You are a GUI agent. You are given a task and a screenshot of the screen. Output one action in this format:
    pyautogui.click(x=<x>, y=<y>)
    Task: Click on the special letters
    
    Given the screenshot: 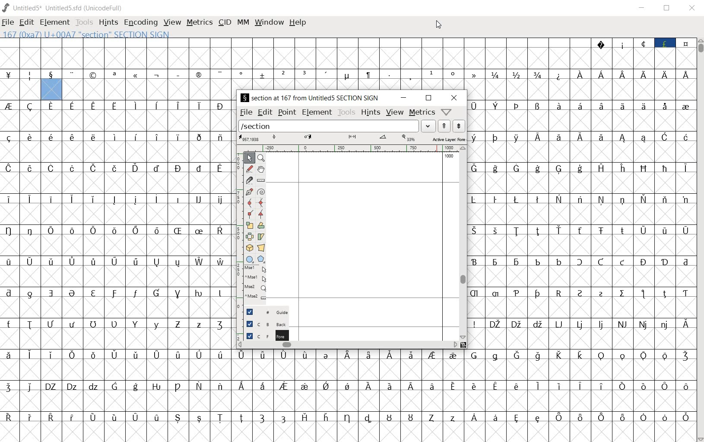 What is the action you would take?
    pyautogui.click(x=581, y=199)
    